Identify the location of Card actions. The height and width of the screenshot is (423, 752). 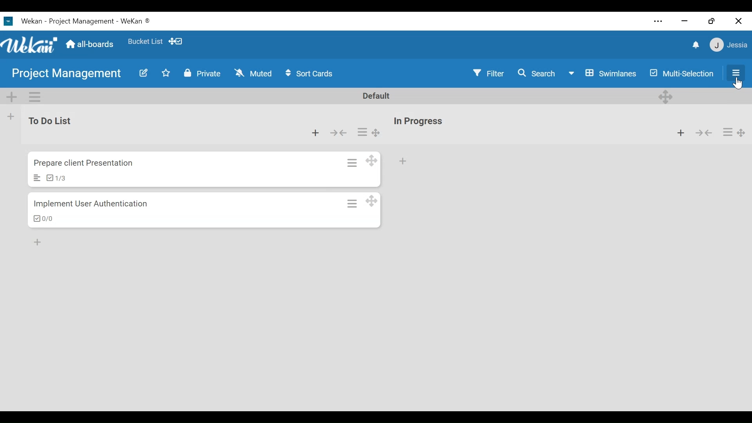
(362, 132).